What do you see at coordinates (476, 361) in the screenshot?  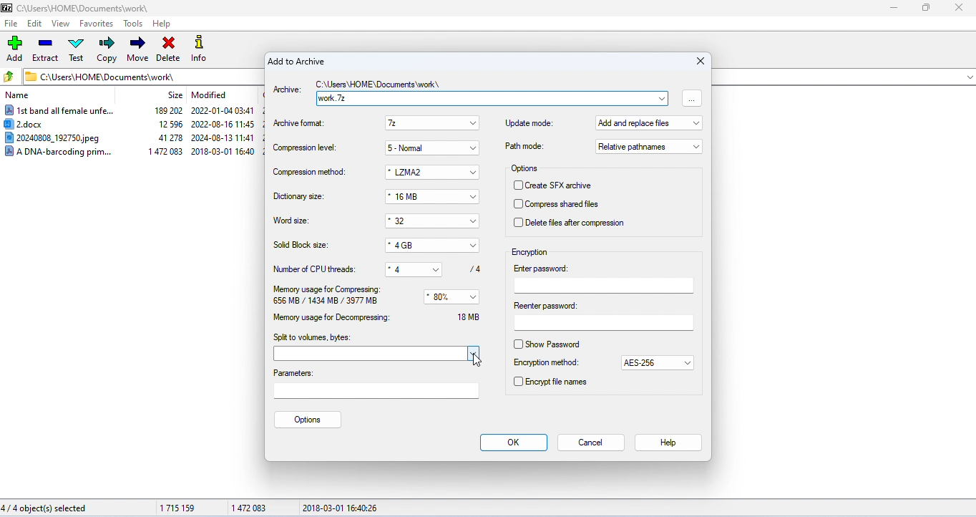 I see `cursor` at bounding box center [476, 361].